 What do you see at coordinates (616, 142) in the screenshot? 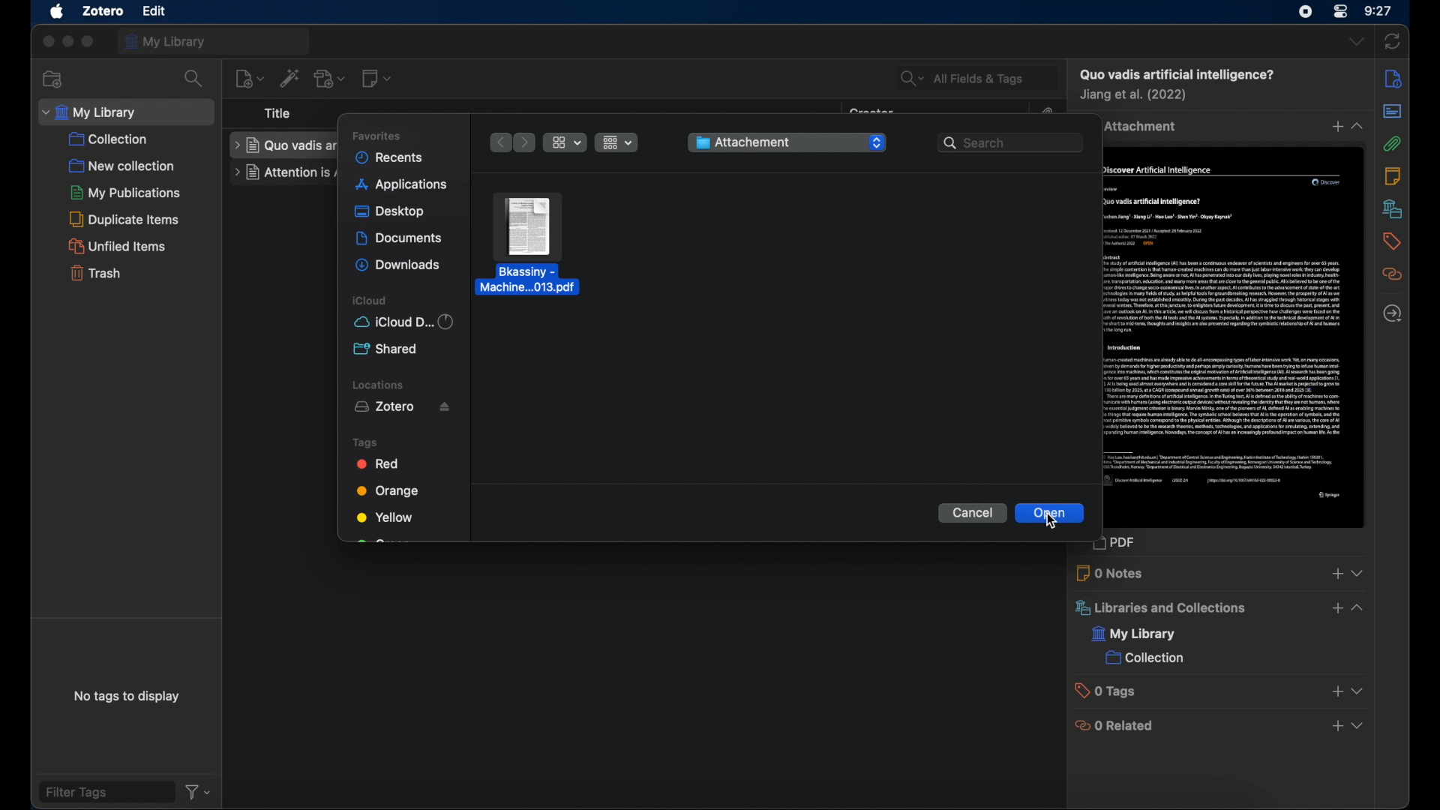
I see `list view` at bounding box center [616, 142].